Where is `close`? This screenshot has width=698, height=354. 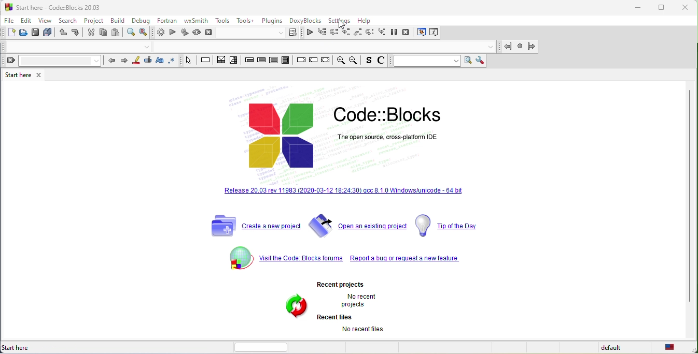
close is located at coordinates (687, 8).